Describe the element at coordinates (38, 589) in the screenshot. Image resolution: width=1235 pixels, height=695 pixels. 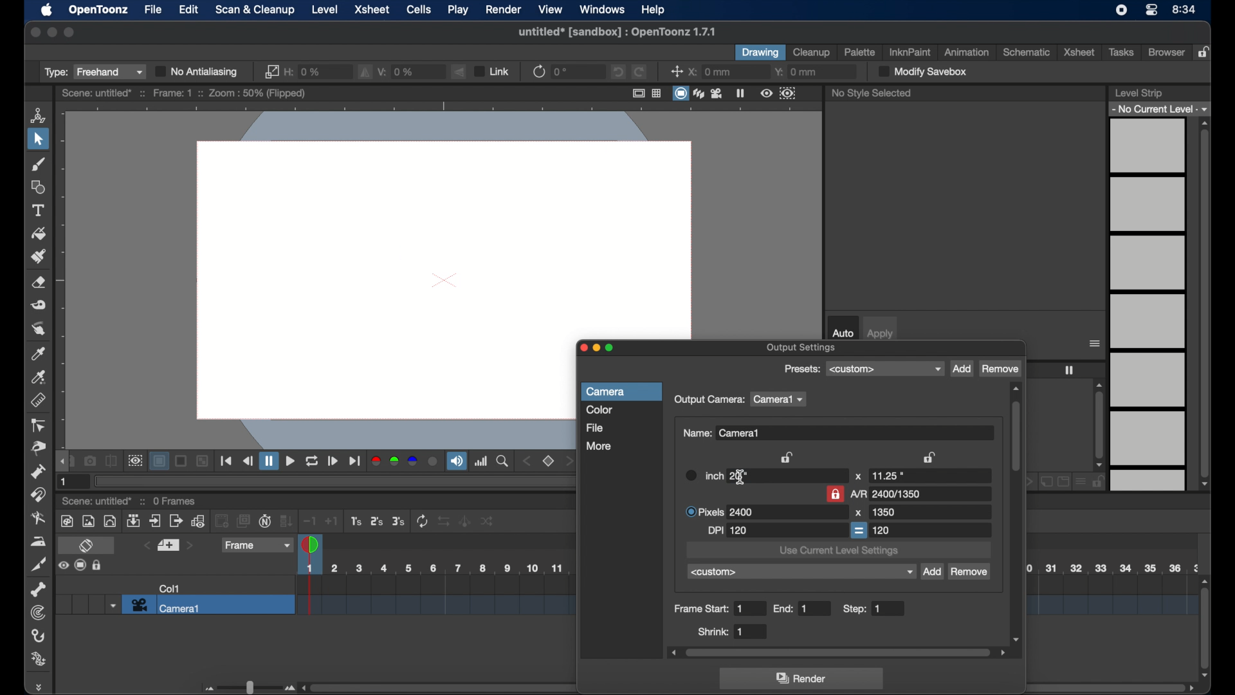
I see `skeleton tool` at that location.